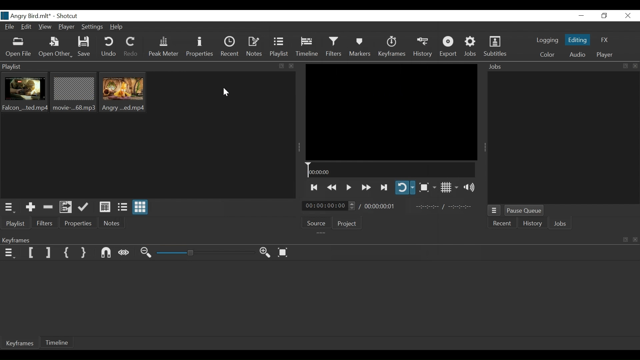  I want to click on View, so click(46, 28).